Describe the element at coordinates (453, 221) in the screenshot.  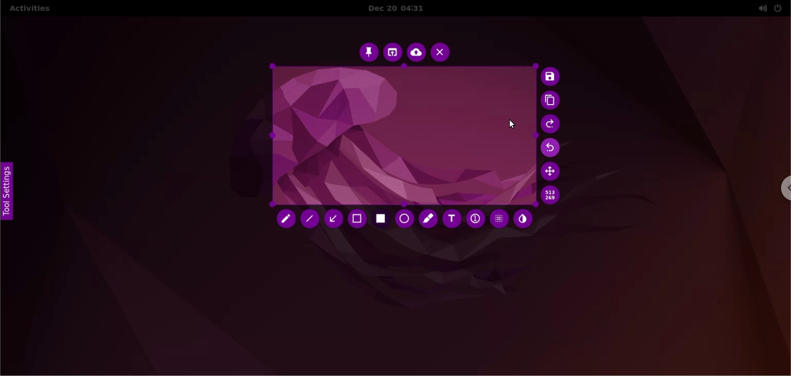
I see `add text` at that location.